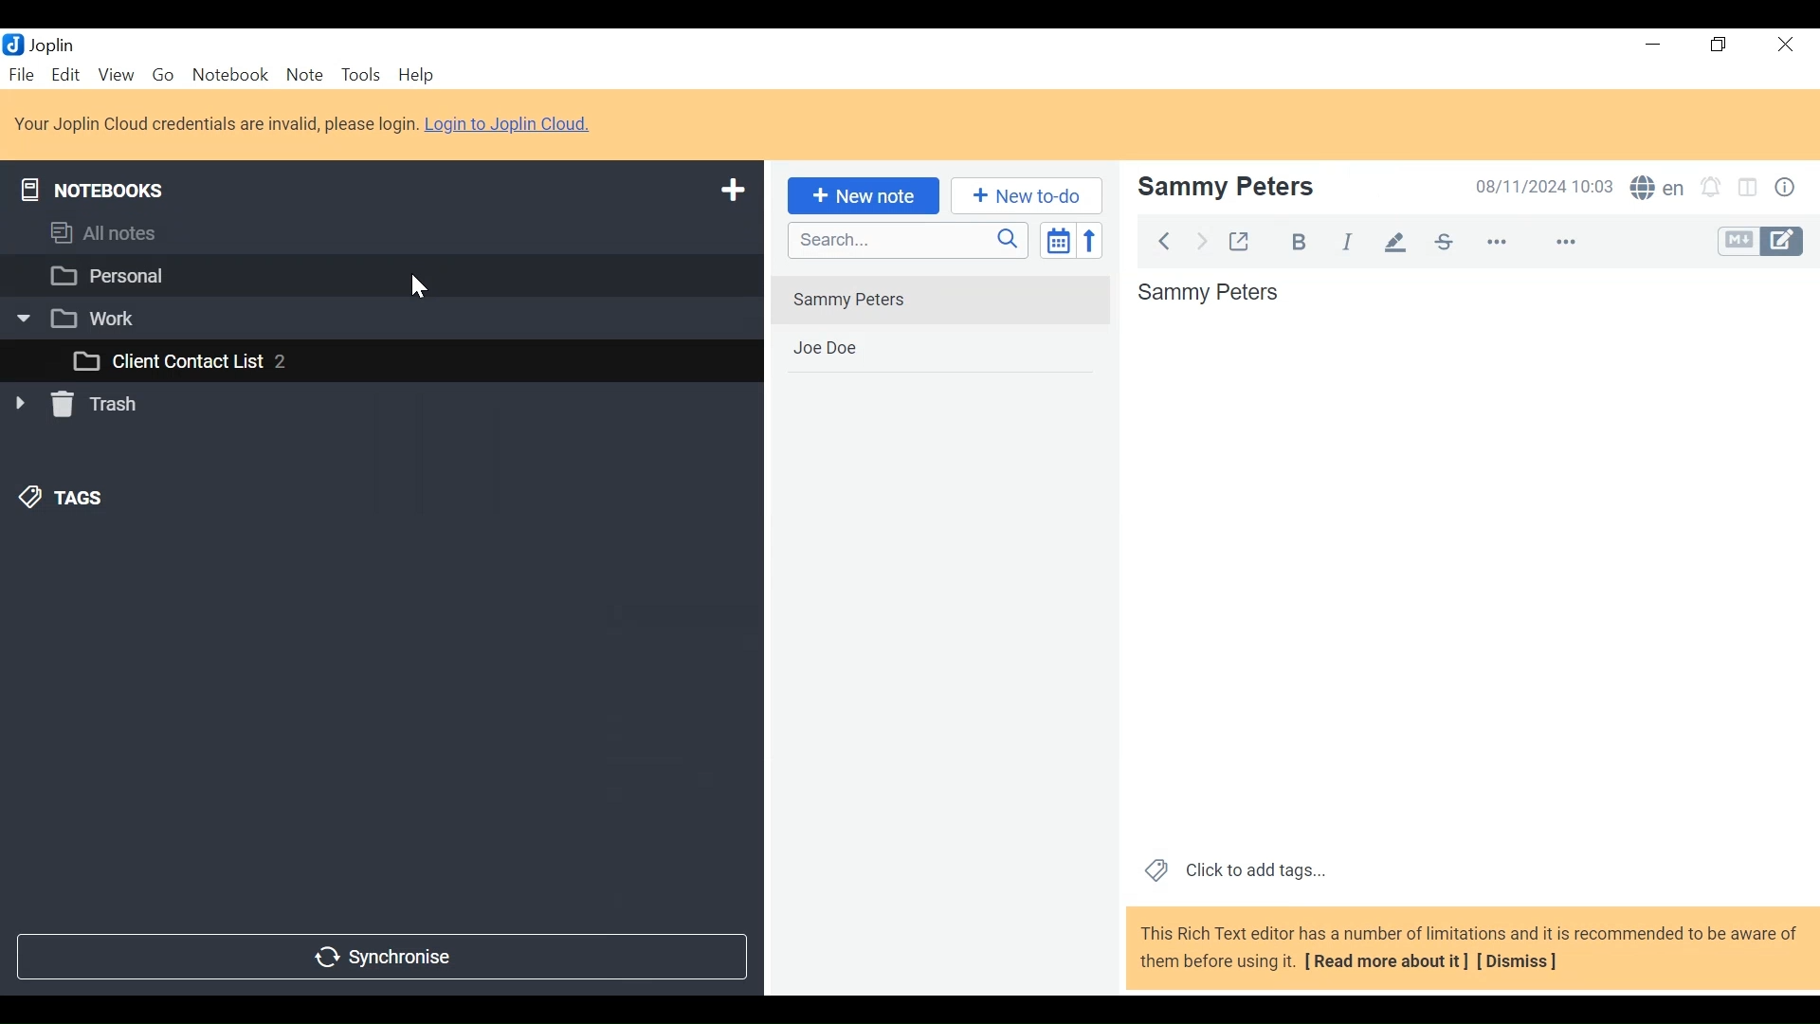  Describe the element at coordinates (1758, 241) in the screenshot. I see `Toggle Editor` at that location.